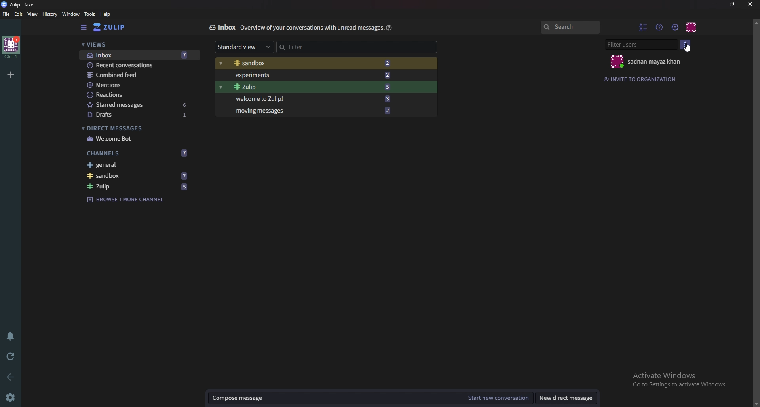  What do you see at coordinates (139, 86) in the screenshot?
I see `Mentions` at bounding box center [139, 86].